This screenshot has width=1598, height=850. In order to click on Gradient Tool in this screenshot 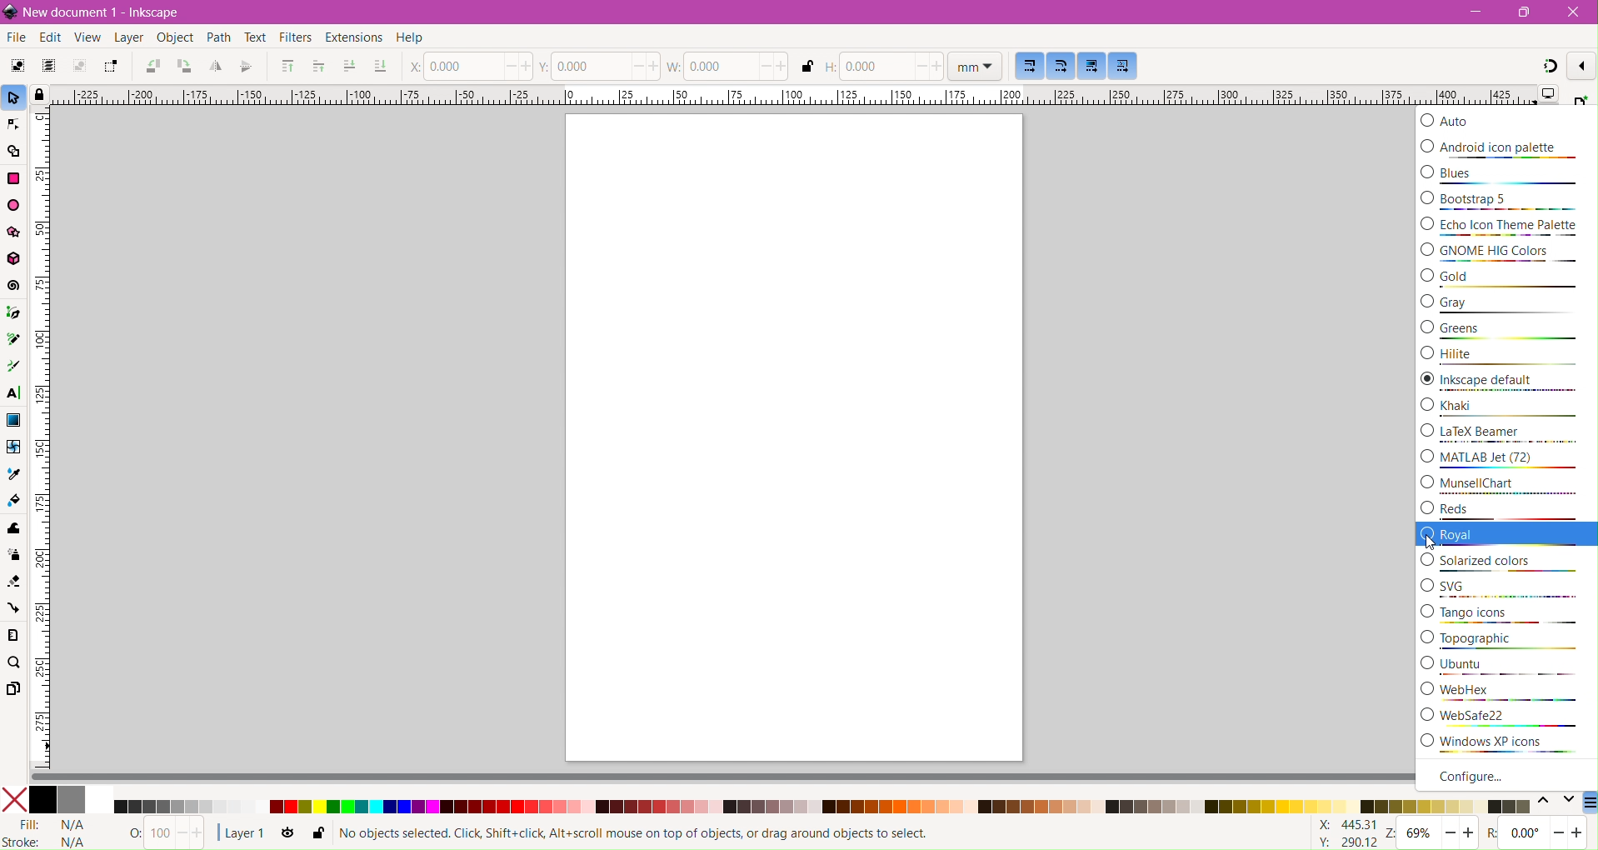, I will do `click(14, 419)`.